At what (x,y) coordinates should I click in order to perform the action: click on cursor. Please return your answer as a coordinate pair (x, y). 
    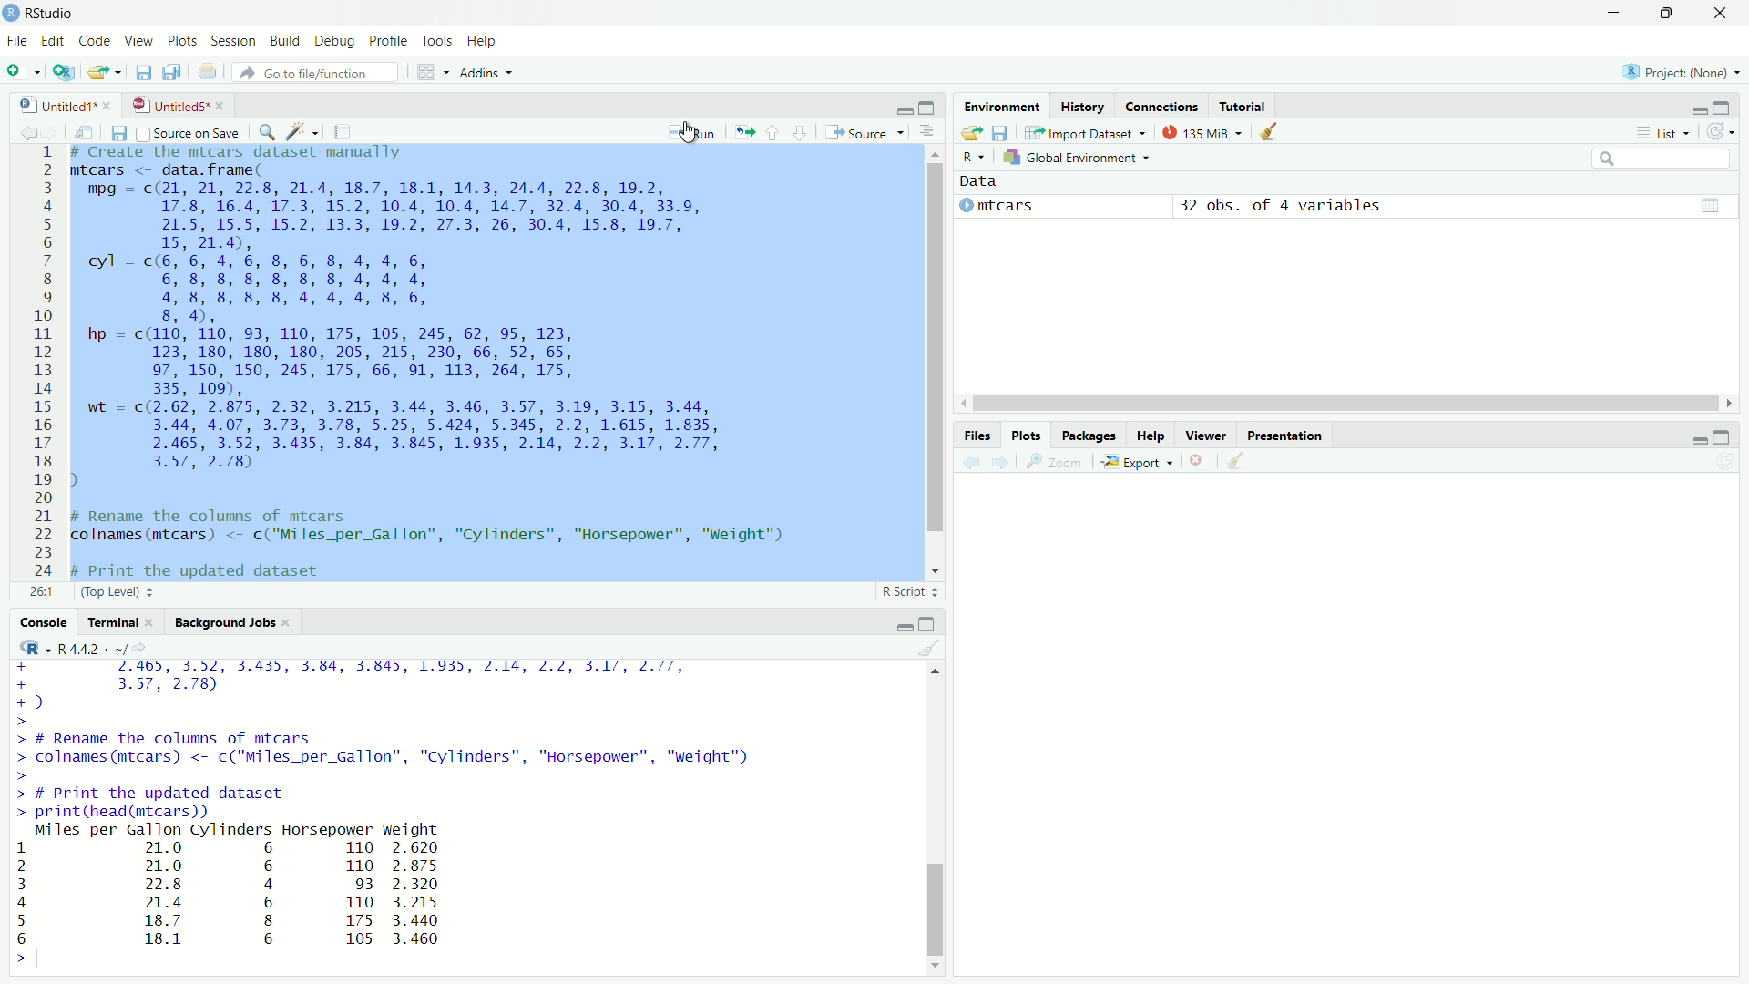
    Looking at the image, I should click on (687, 136).